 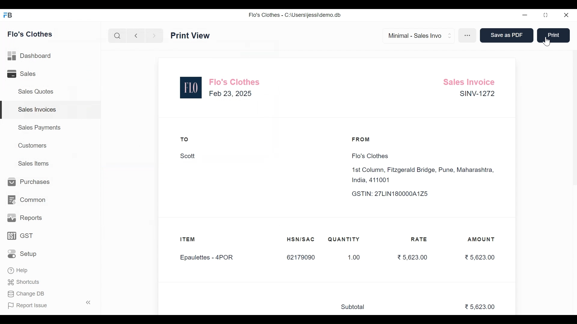 I want to click on Minimal - Sales Invo, so click(x=416, y=35).